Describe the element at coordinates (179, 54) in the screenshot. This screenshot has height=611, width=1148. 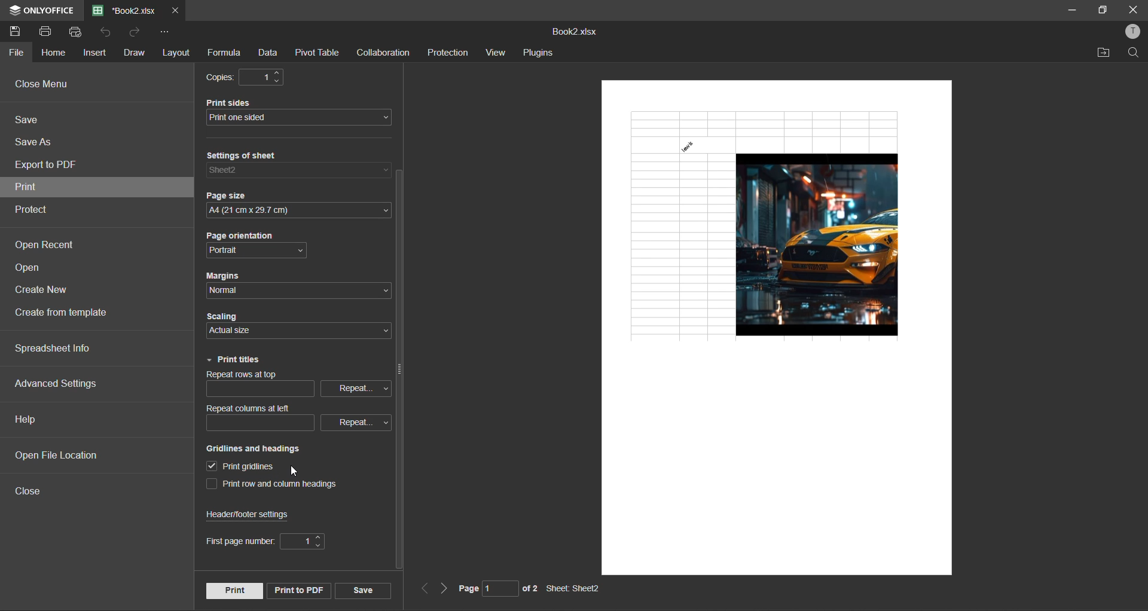
I see `layout` at that location.